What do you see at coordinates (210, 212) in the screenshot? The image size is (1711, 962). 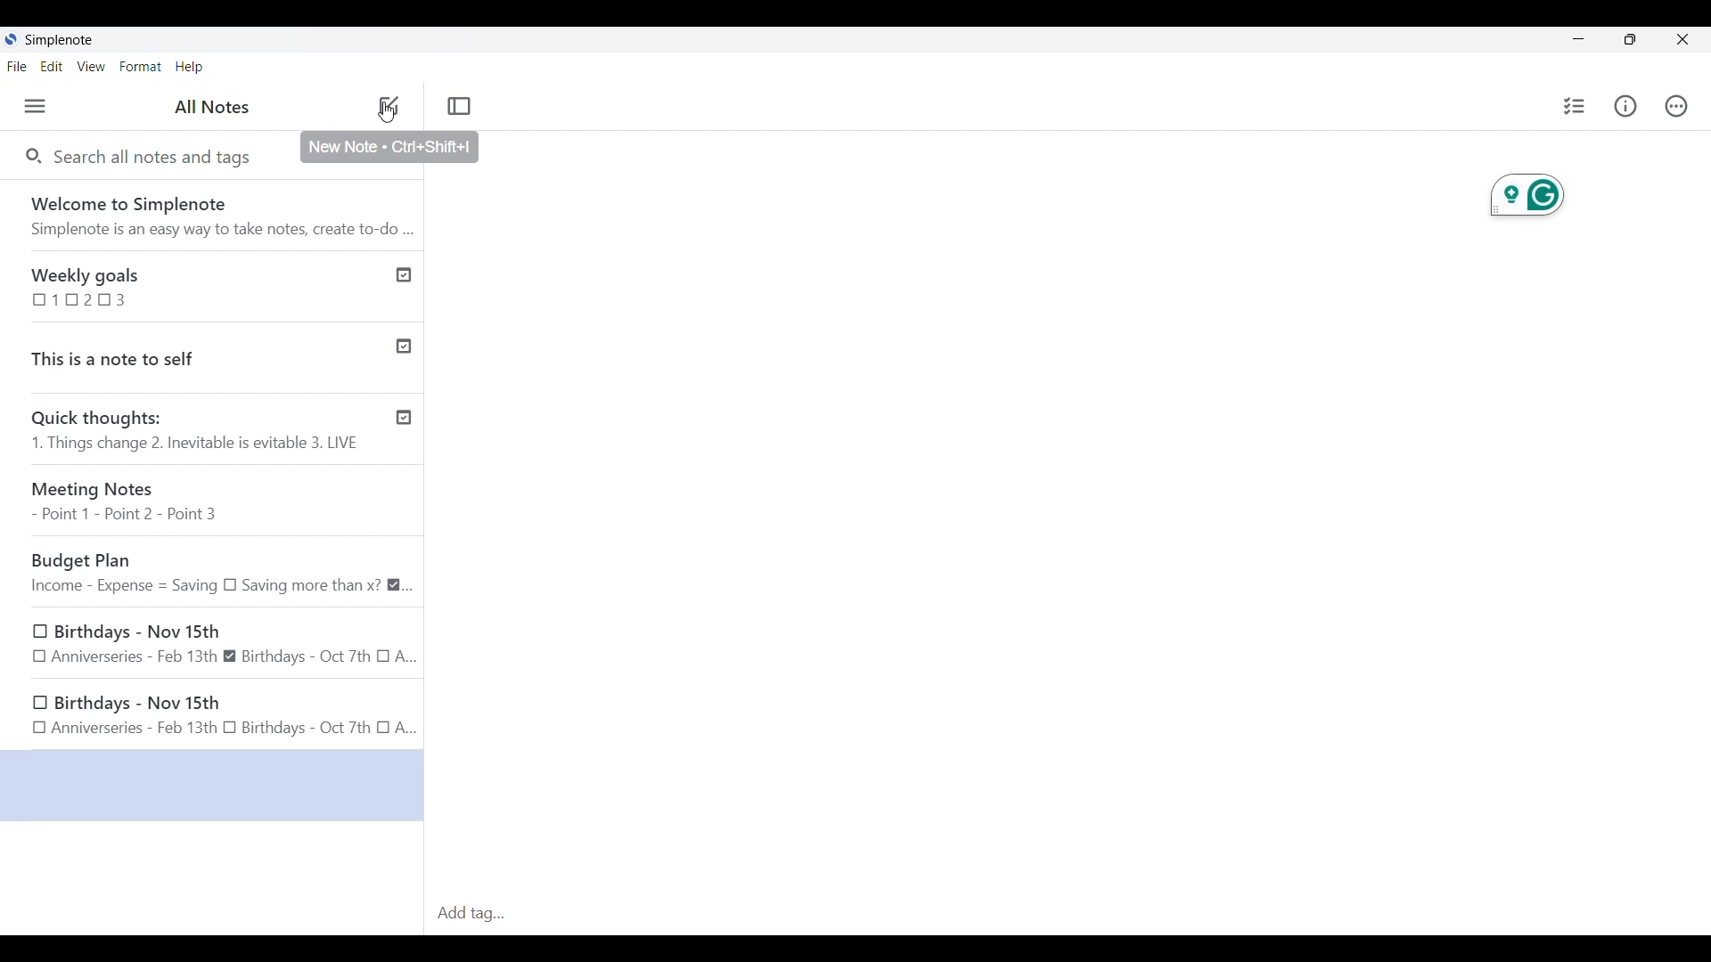 I see `Software welcome note` at bounding box center [210, 212].